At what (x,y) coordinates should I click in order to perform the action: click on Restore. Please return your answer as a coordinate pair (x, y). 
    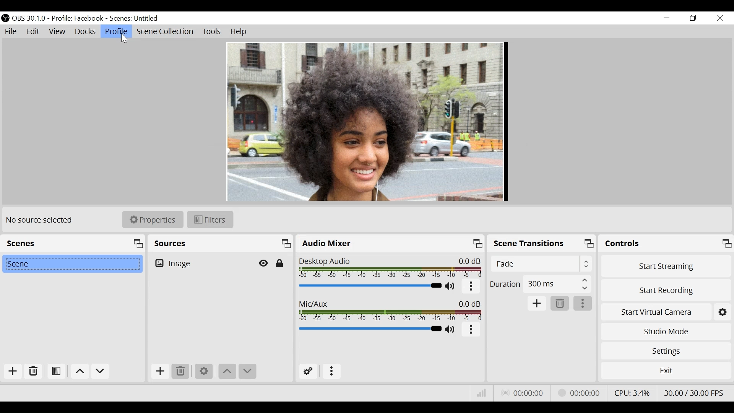
    Looking at the image, I should click on (692, 18).